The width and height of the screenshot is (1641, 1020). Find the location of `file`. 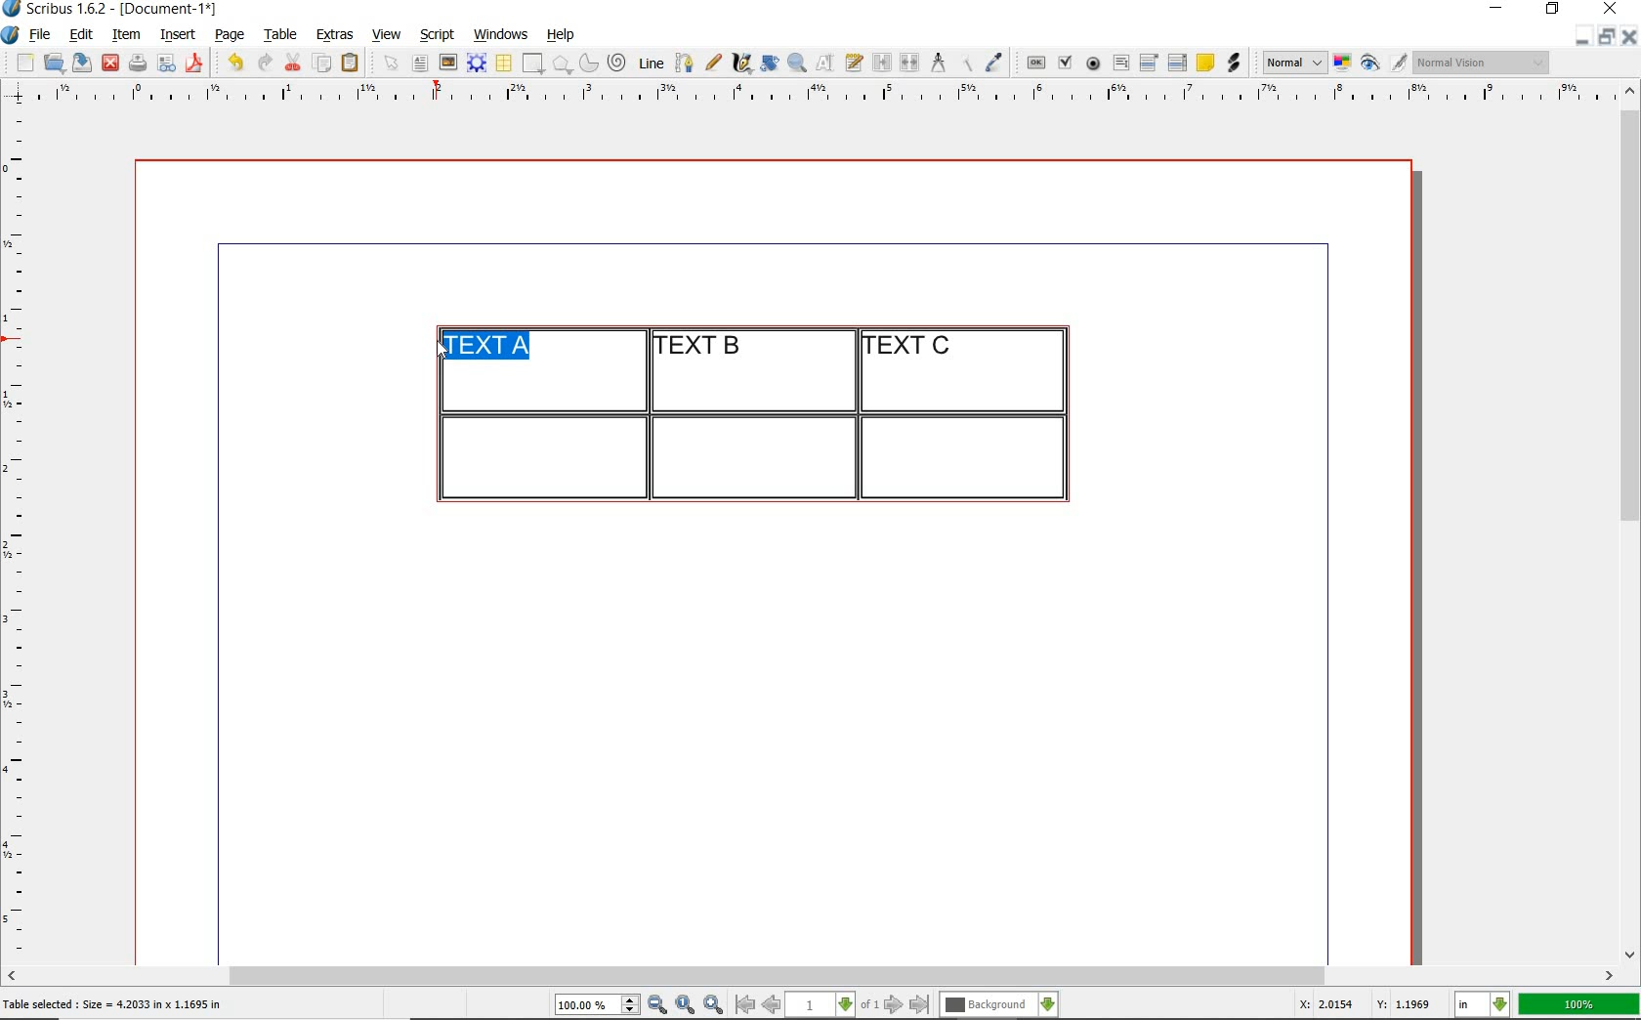

file is located at coordinates (42, 35).